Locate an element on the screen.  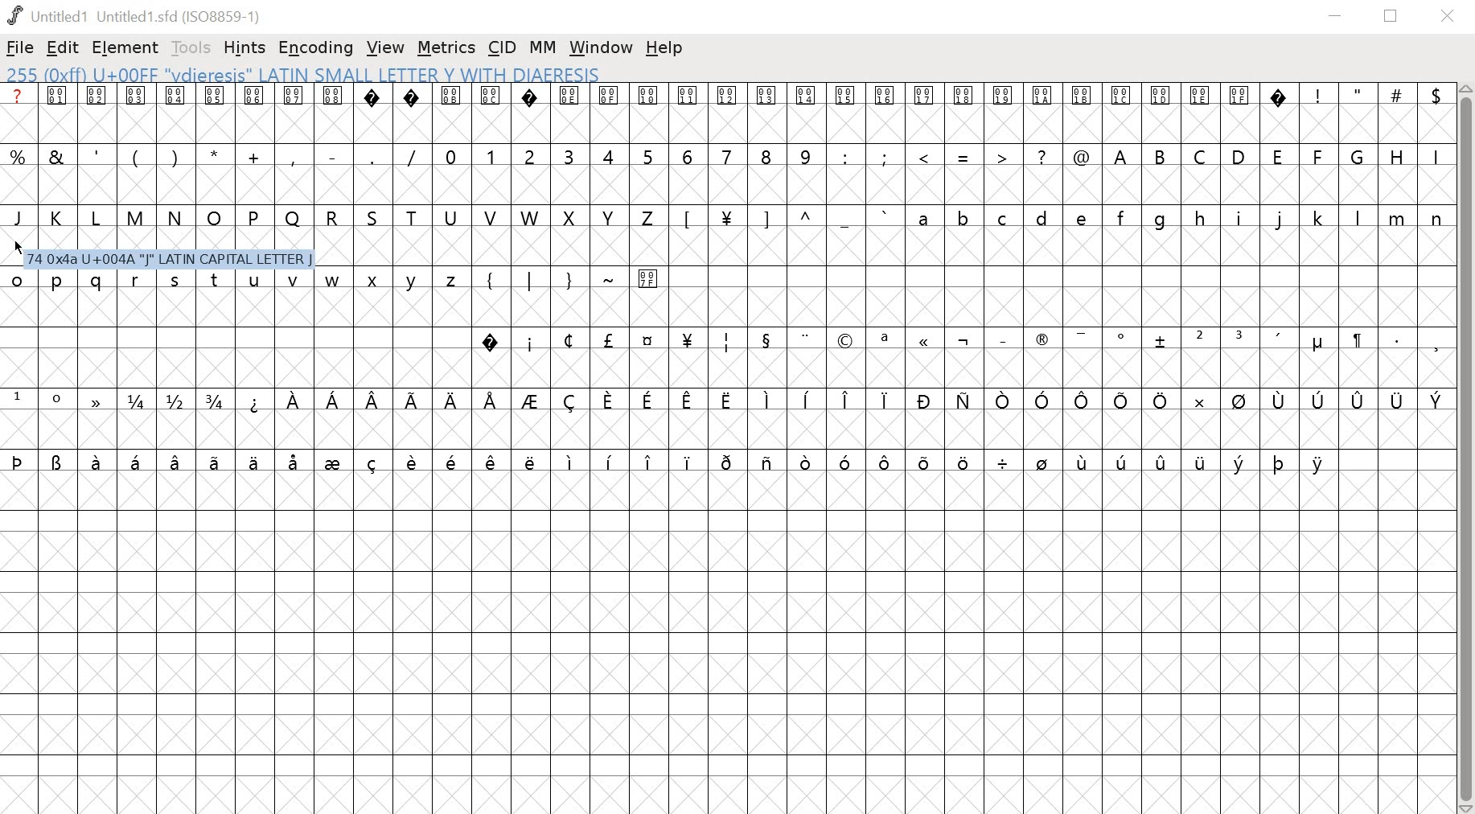
minimize is located at coordinates (1335, 17).